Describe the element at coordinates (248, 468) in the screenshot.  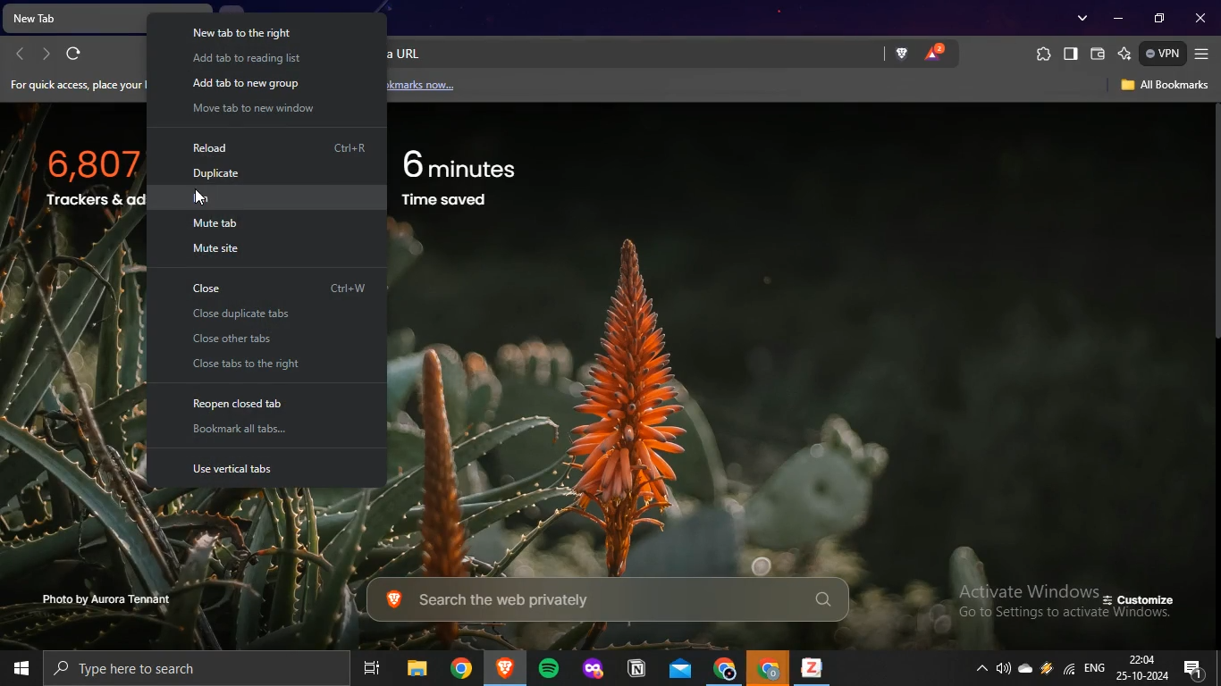
I see `use vertical tabs` at that location.